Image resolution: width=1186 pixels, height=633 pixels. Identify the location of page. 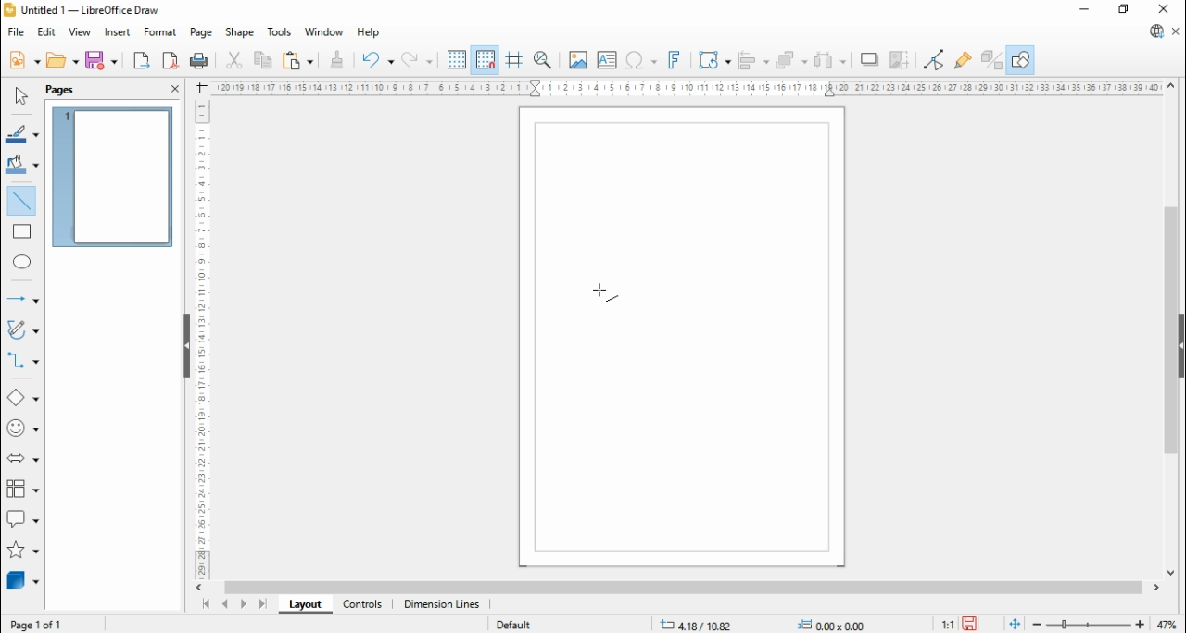
(199, 32).